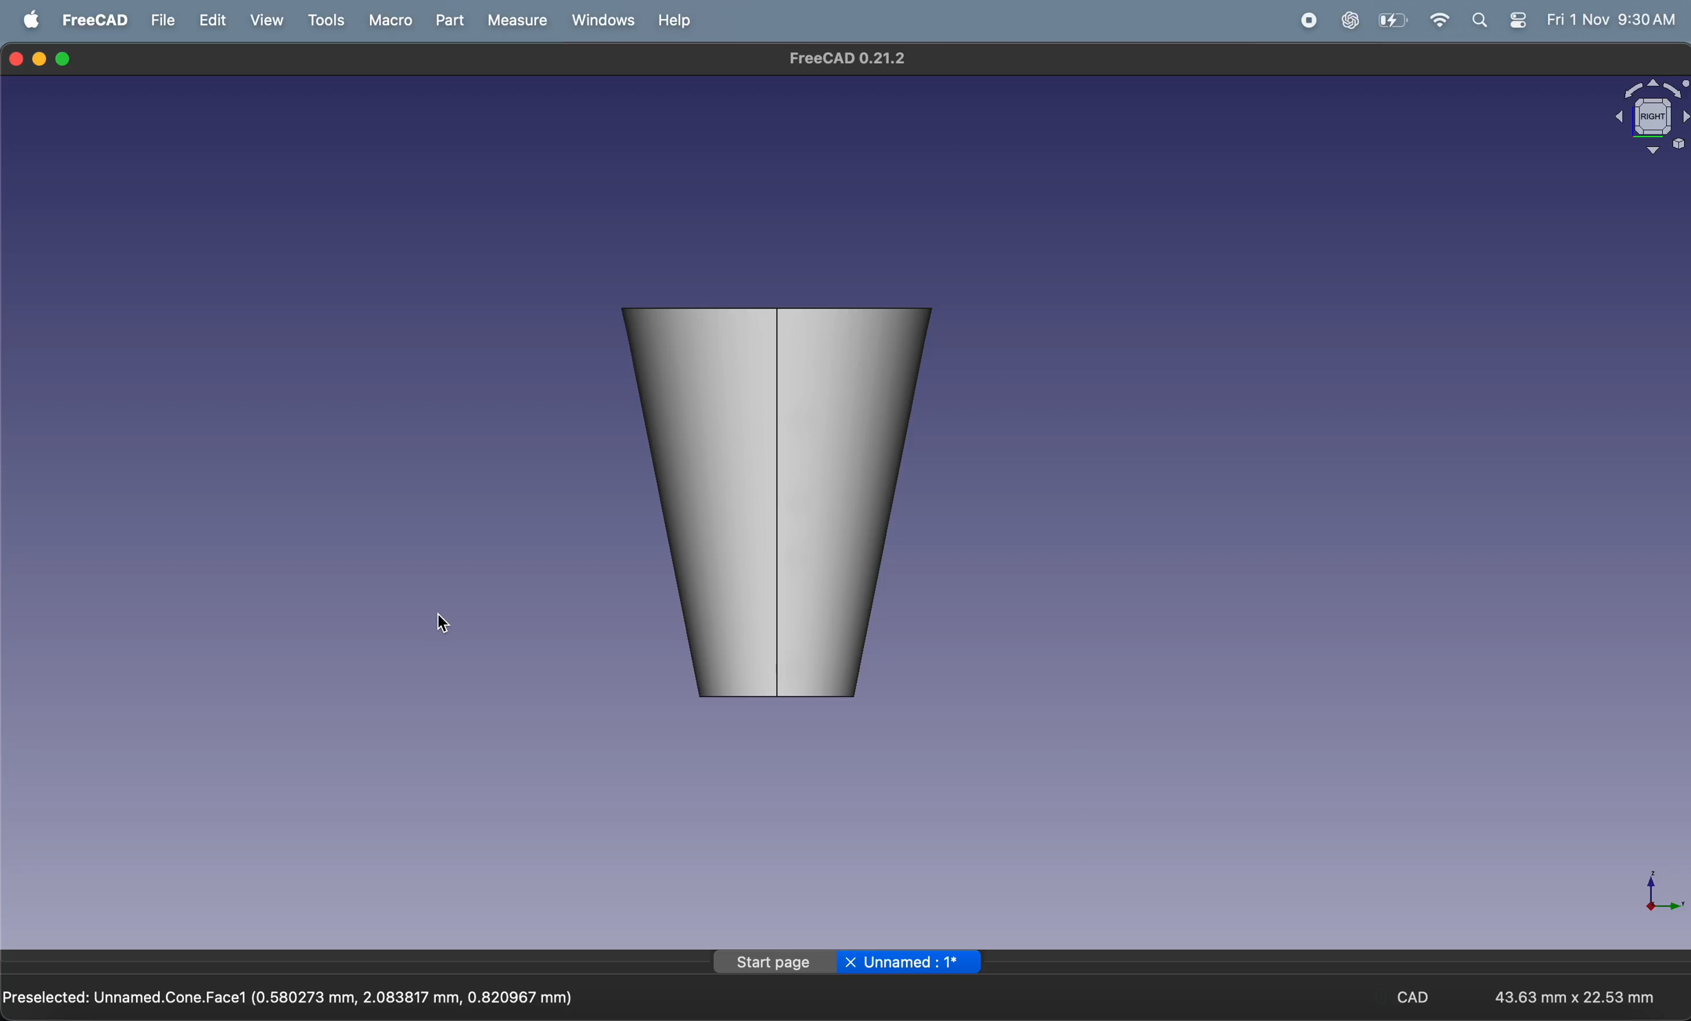 The width and height of the screenshot is (1691, 1021). What do you see at coordinates (1610, 19) in the screenshot?
I see `Fri 1 Nov 9:30 AM` at bounding box center [1610, 19].